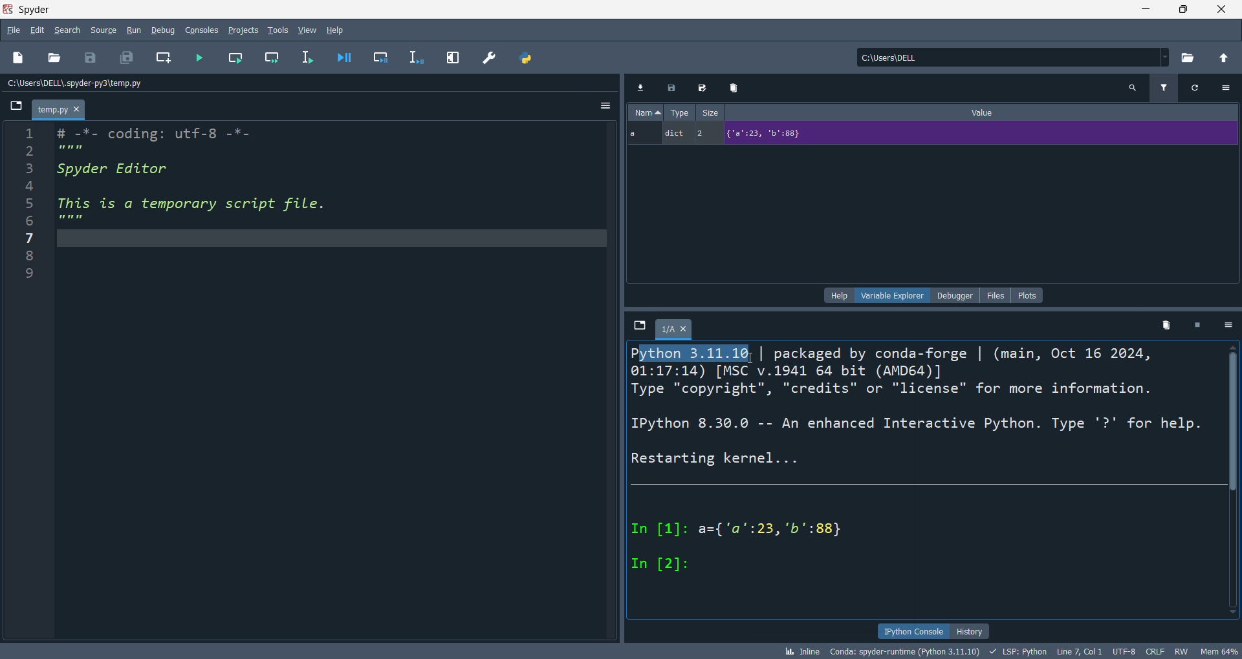 This screenshot has height=659, width=1242. Describe the element at coordinates (1234, 485) in the screenshot. I see `scroll bar` at that location.